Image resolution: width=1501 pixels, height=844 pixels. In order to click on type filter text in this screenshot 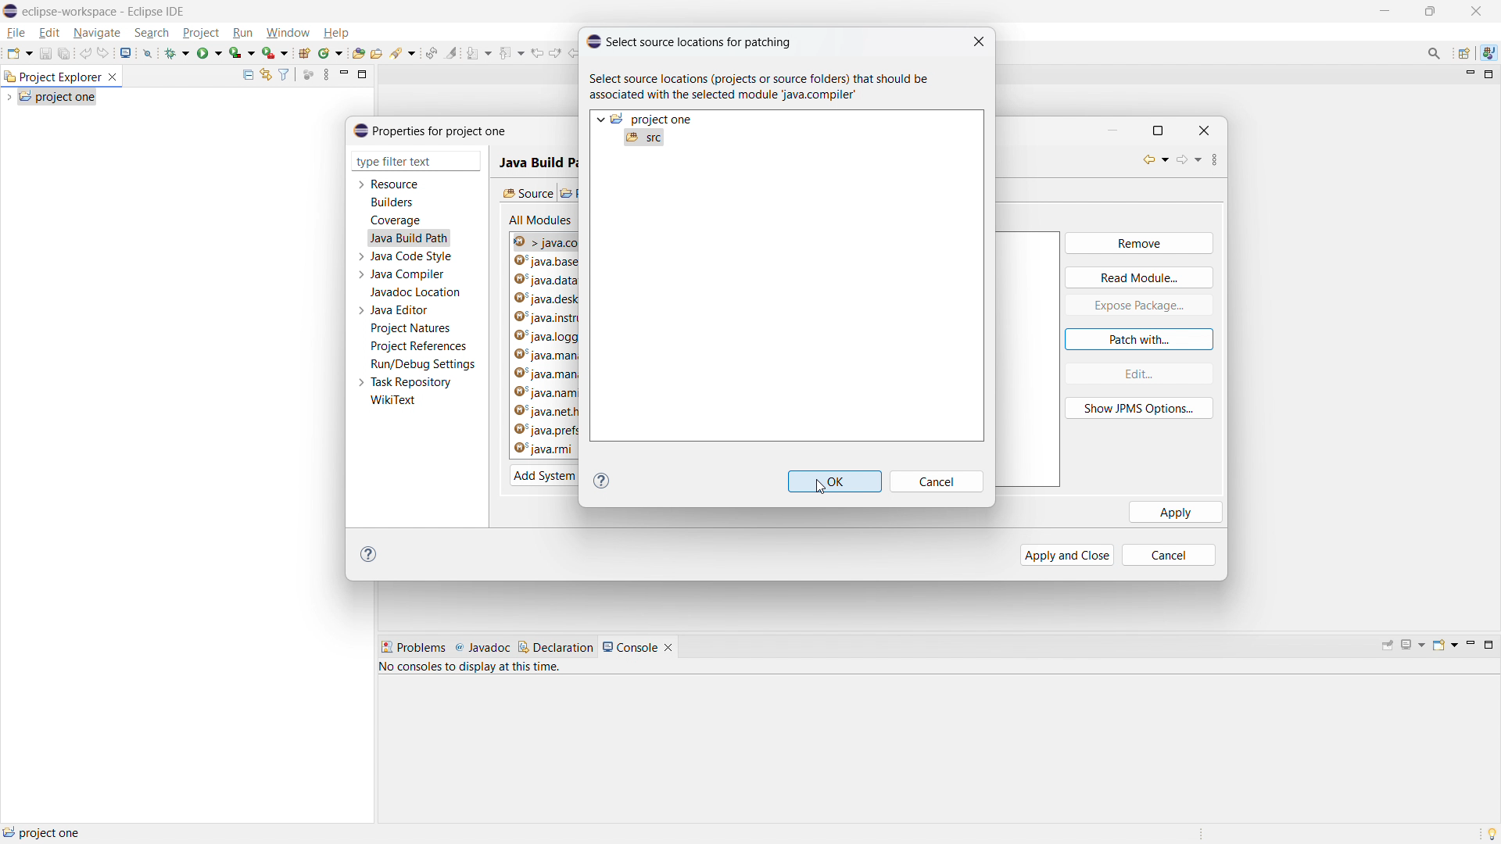, I will do `click(406, 162)`.